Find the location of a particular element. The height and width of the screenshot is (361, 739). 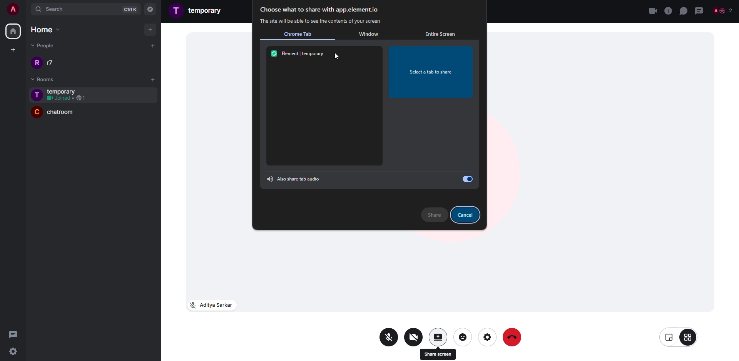

chat is located at coordinates (683, 10).